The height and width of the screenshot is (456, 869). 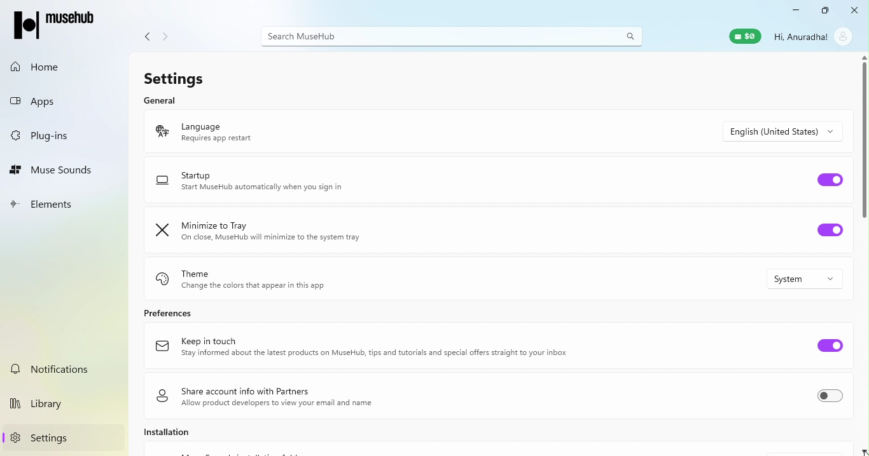 What do you see at coordinates (170, 100) in the screenshot?
I see `General` at bounding box center [170, 100].